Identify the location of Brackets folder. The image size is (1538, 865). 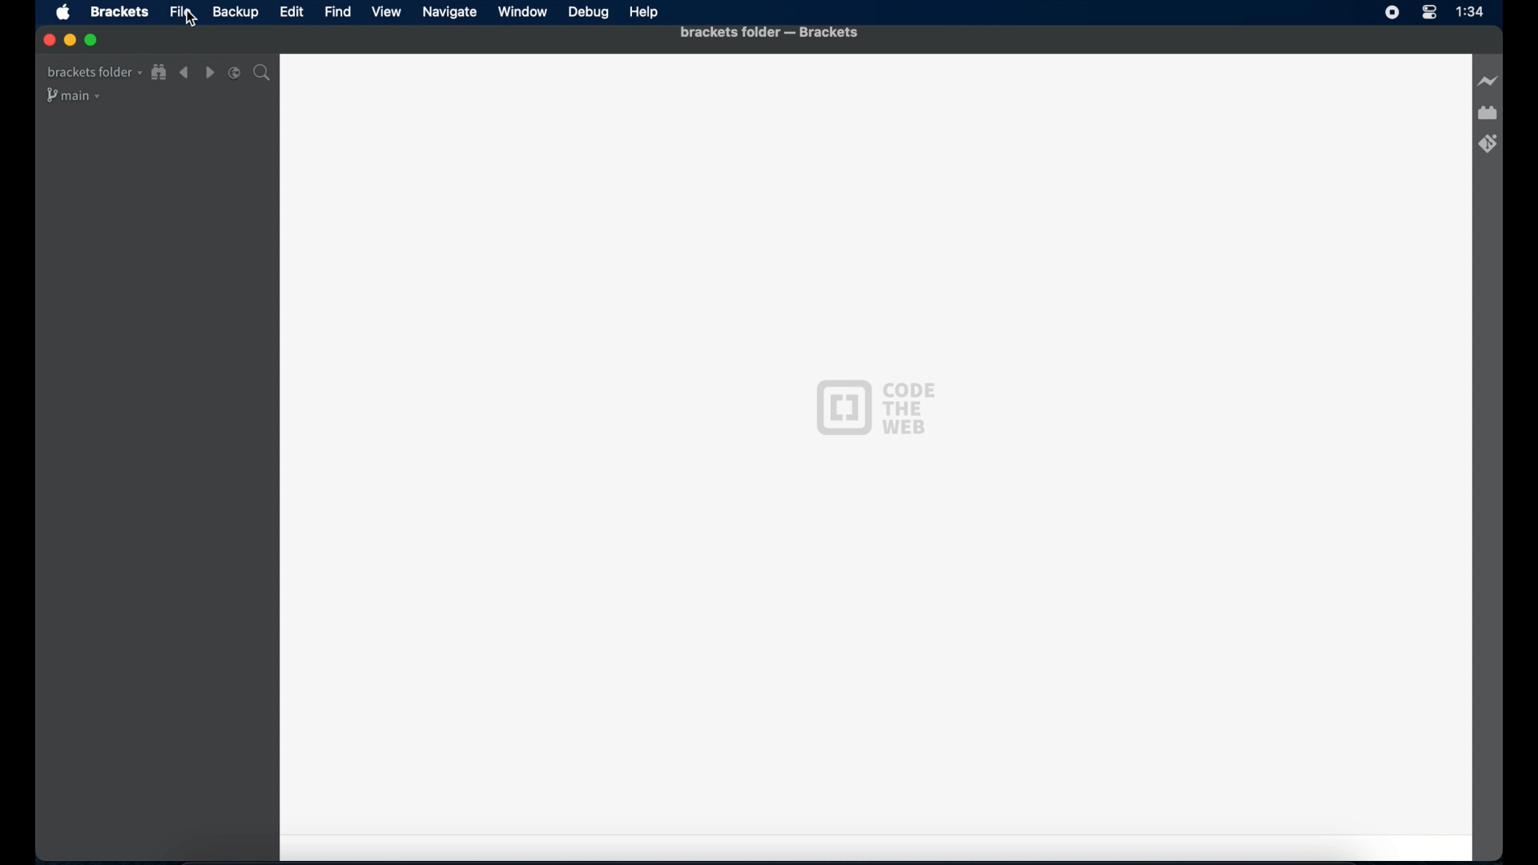
(94, 73).